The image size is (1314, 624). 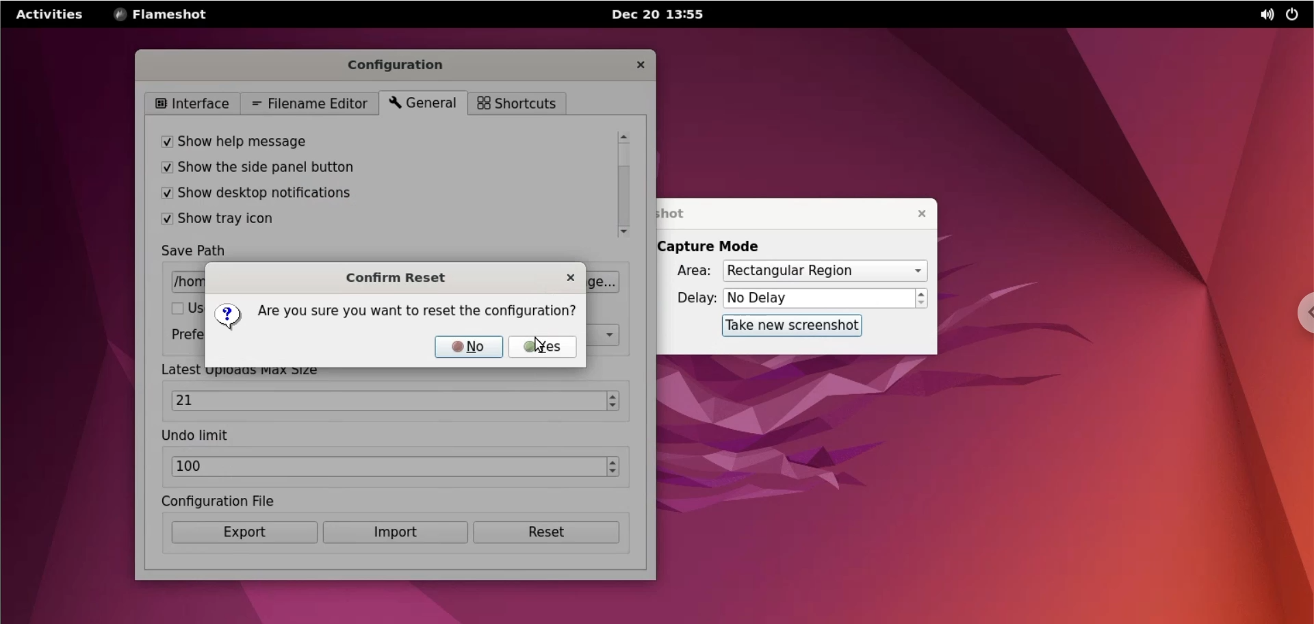 What do you see at coordinates (206, 436) in the screenshot?
I see `undo limit ` at bounding box center [206, 436].